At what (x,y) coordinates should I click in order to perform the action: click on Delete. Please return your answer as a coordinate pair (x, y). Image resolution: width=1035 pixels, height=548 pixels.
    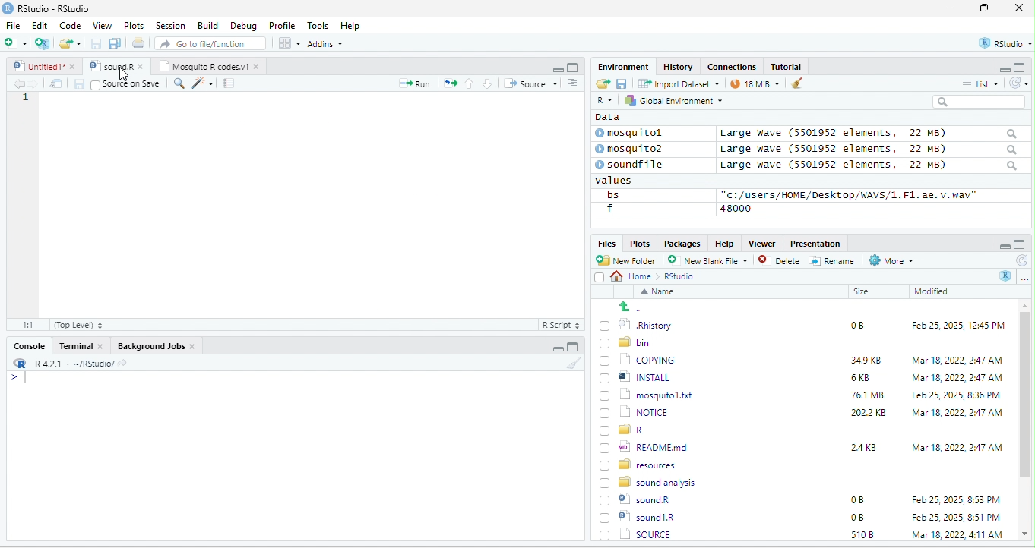
    Looking at the image, I should click on (781, 261).